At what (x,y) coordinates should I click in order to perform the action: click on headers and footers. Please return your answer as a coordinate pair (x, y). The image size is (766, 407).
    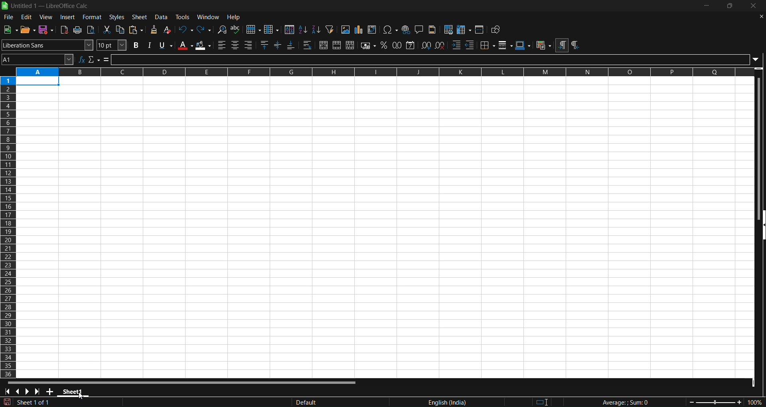
    Looking at the image, I should click on (433, 30).